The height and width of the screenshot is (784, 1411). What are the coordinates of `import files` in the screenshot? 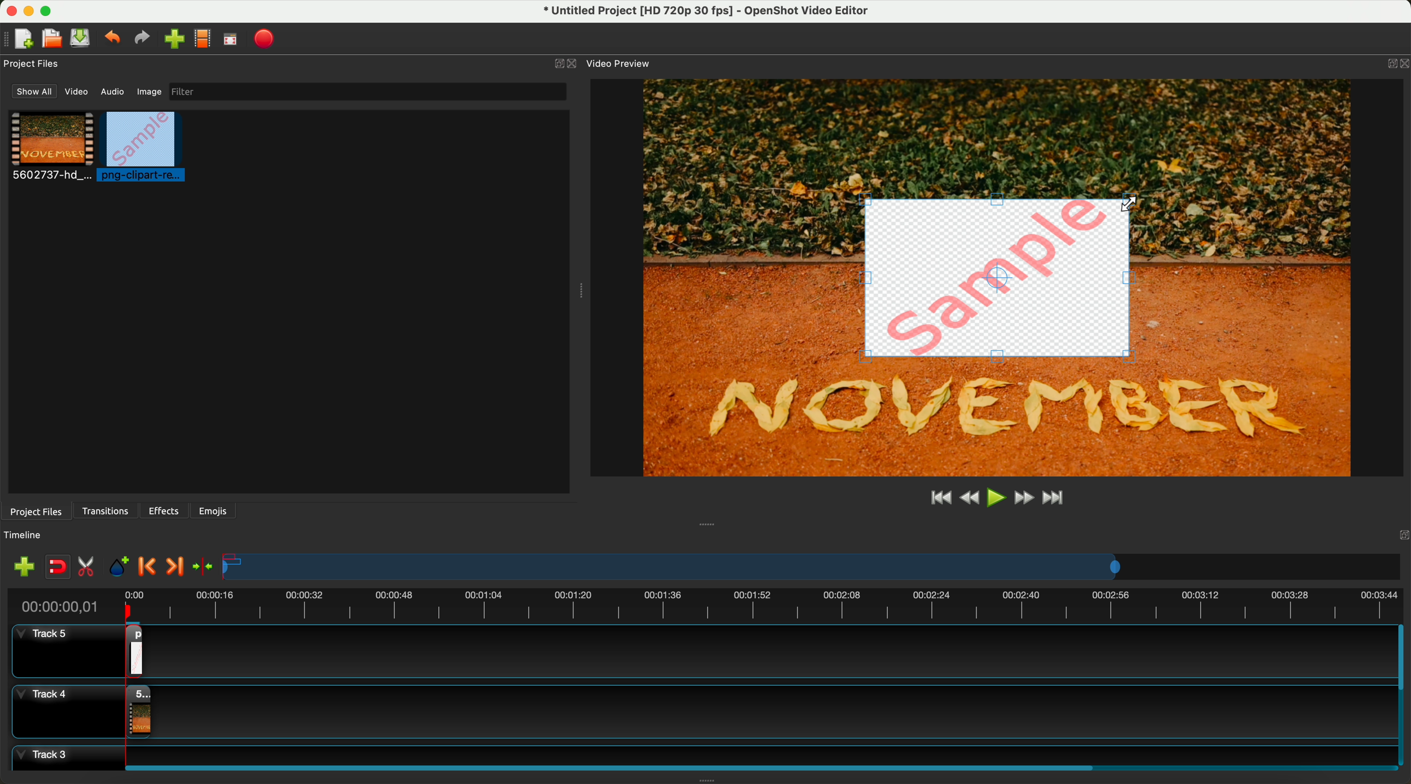 It's located at (21, 566).